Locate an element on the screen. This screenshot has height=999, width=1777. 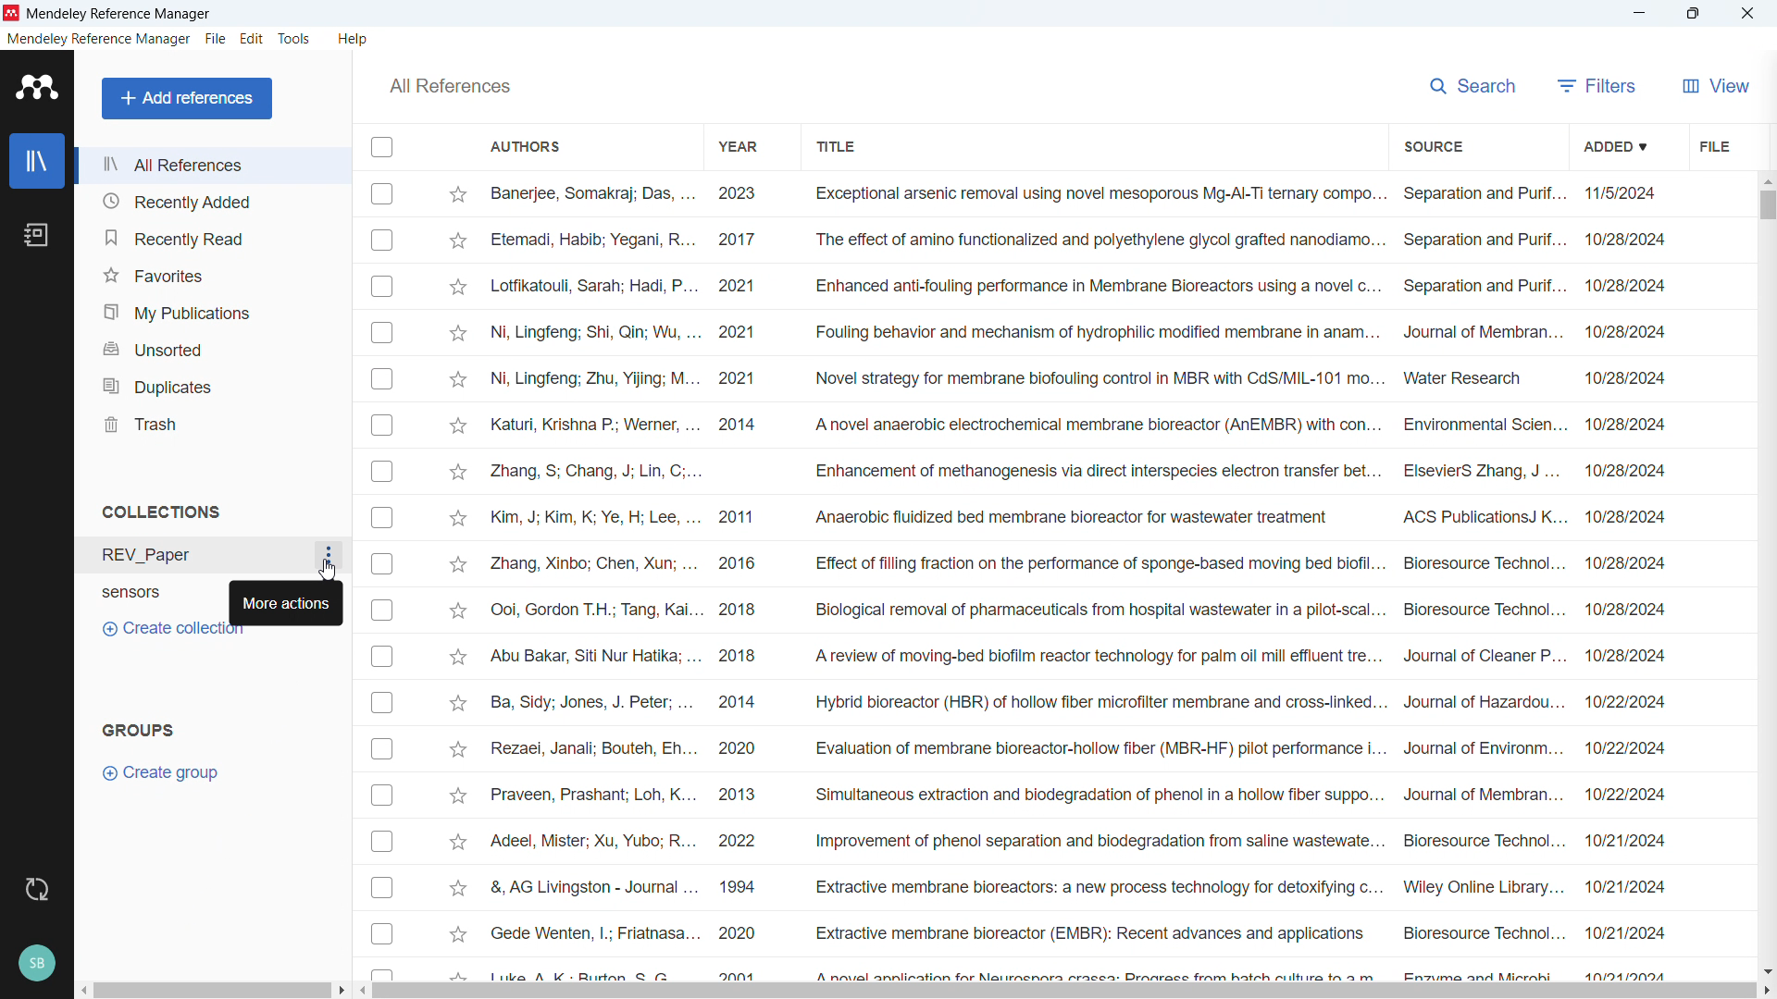
Unsorted  is located at coordinates (211, 348).